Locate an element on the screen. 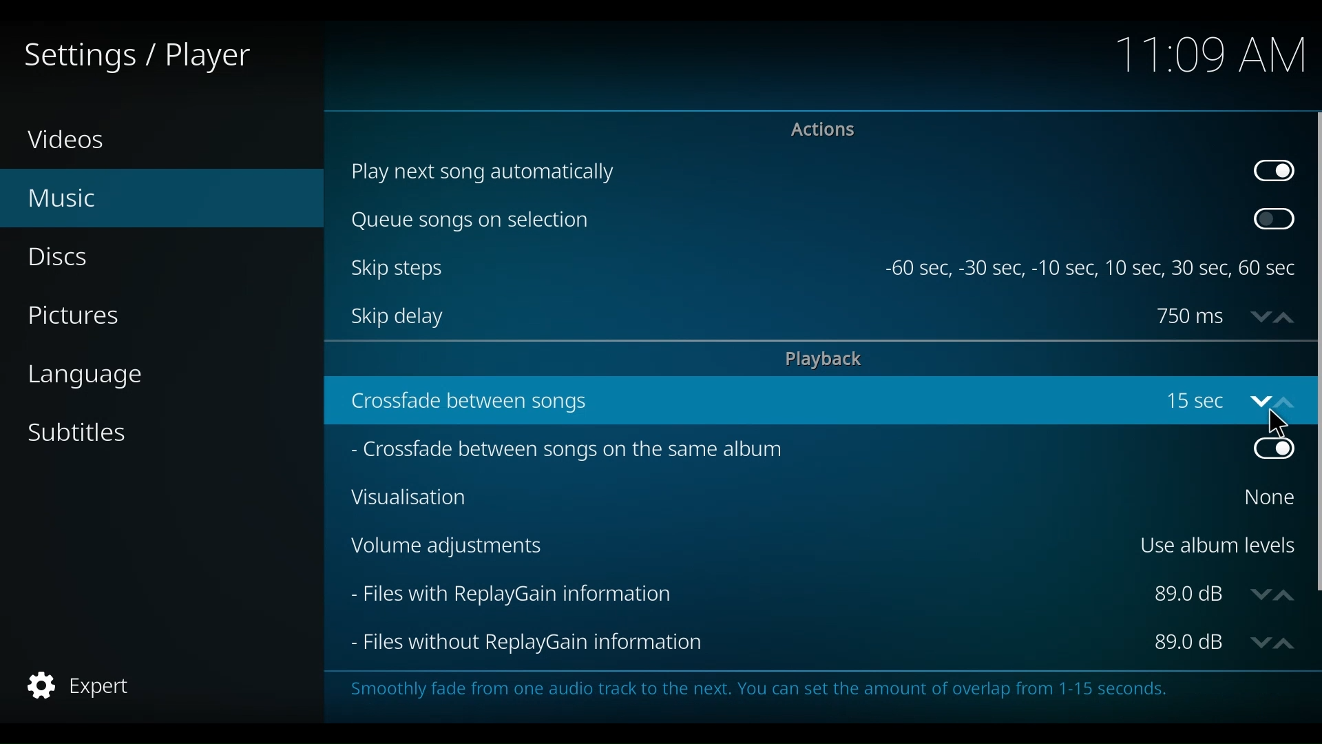 The image size is (1322, 744). down is located at coordinates (1259, 400).